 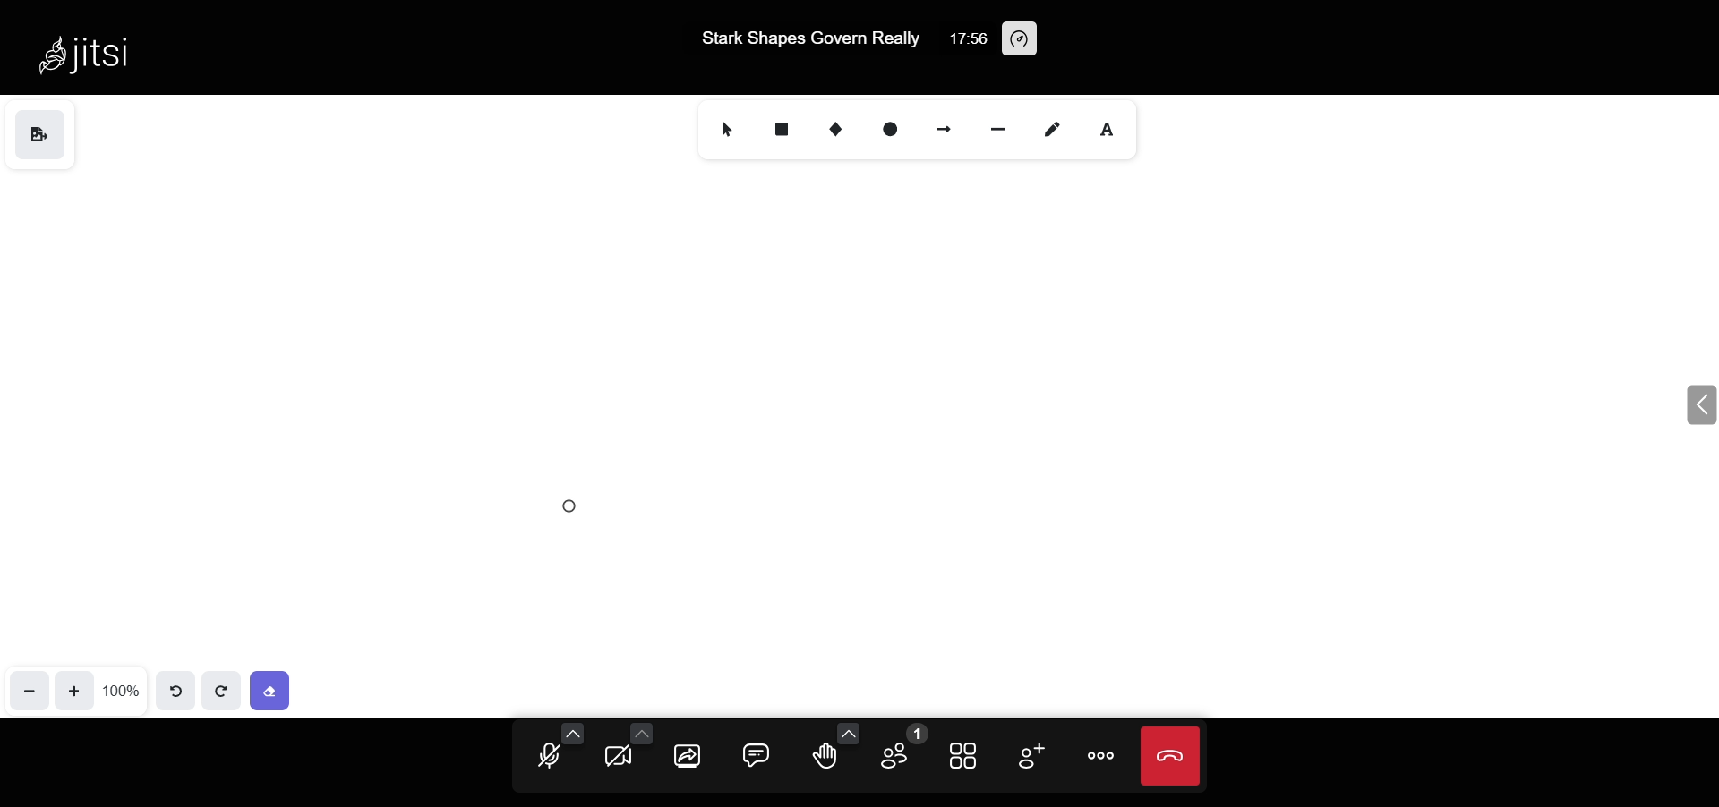 What do you see at coordinates (91, 54) in the screenshot?
I see `Jitsi` at bounding box center [91, 54].